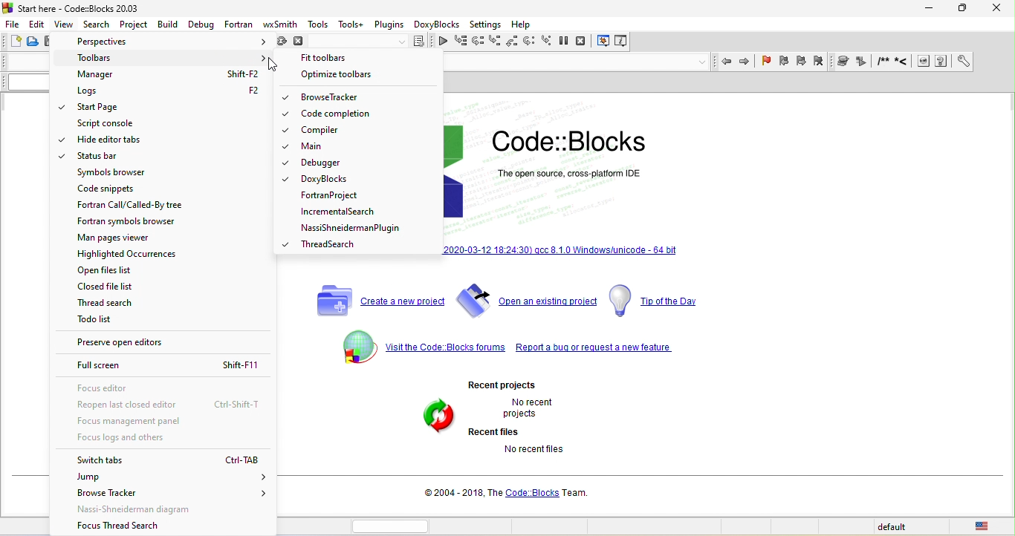 This screenshot has height=536, width=1015. Describe the element at coordinates (169, 405) in the screenshot. I see `reopen last closed editor` at that location.